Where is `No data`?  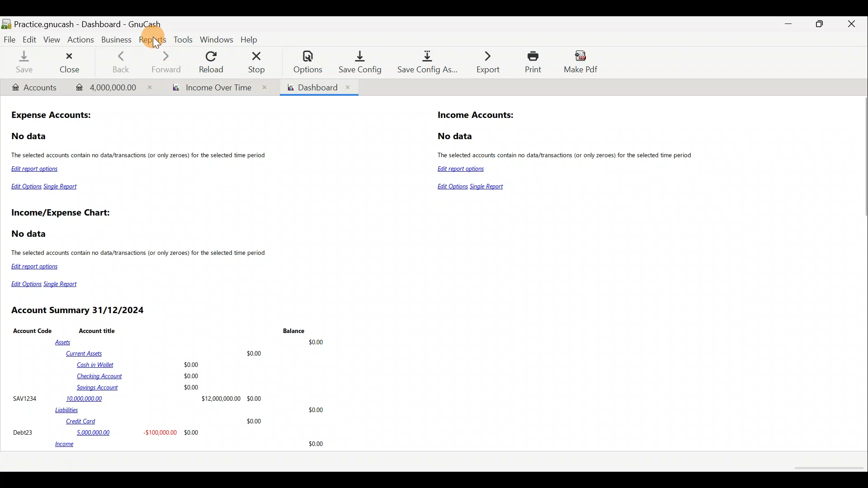
No data is located at coordinates (457, 136).